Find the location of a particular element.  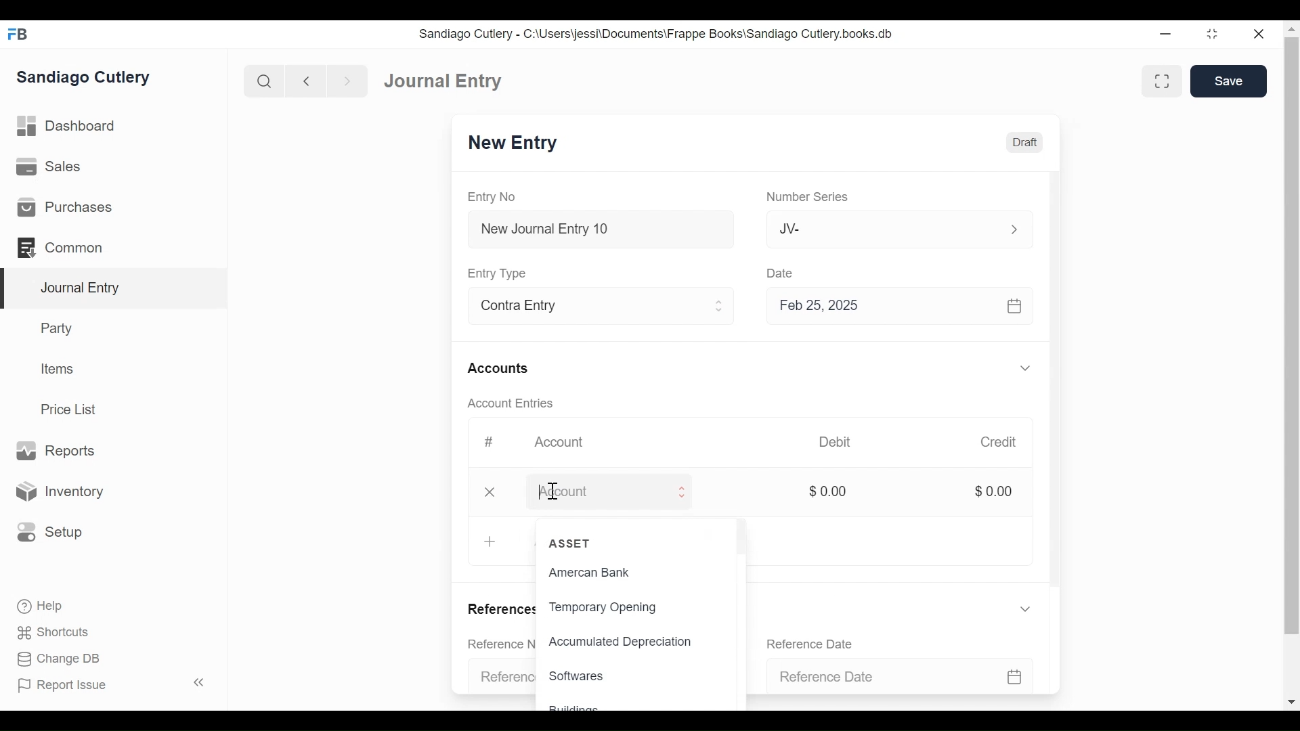

Expand is located at coordinates (1024, 369).